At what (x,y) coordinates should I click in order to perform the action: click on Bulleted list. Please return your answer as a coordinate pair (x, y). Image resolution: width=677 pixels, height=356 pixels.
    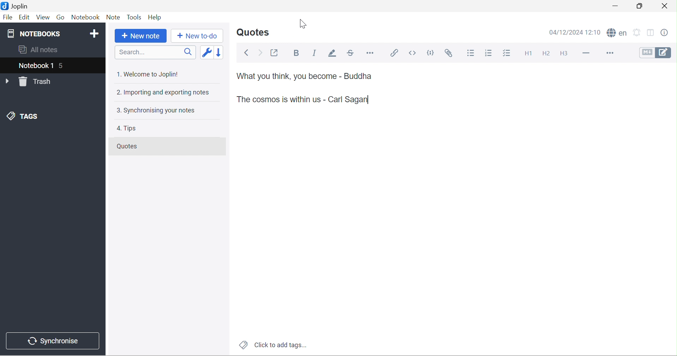
    Looking at the image, I should click on (471, 54).